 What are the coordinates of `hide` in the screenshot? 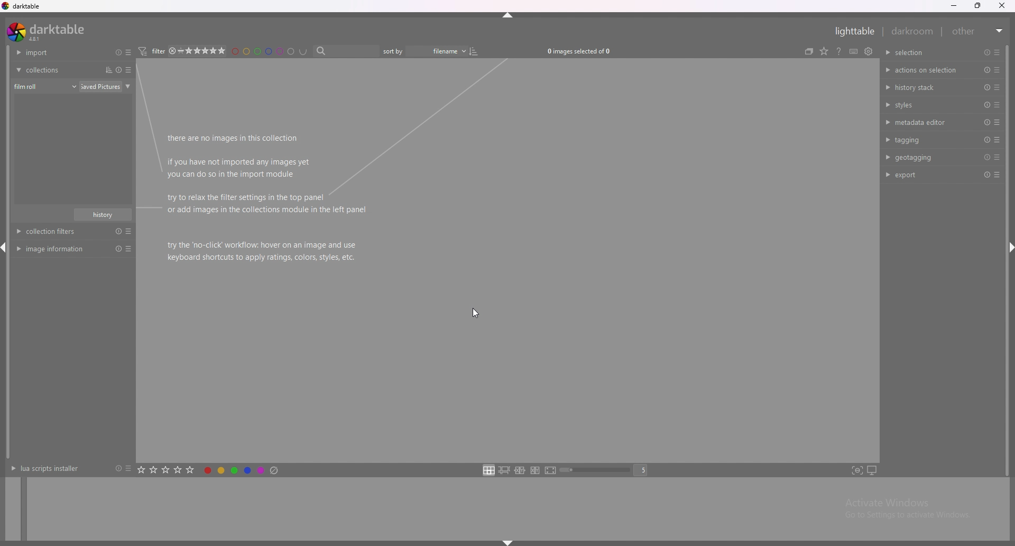 It's located at (508, 17).